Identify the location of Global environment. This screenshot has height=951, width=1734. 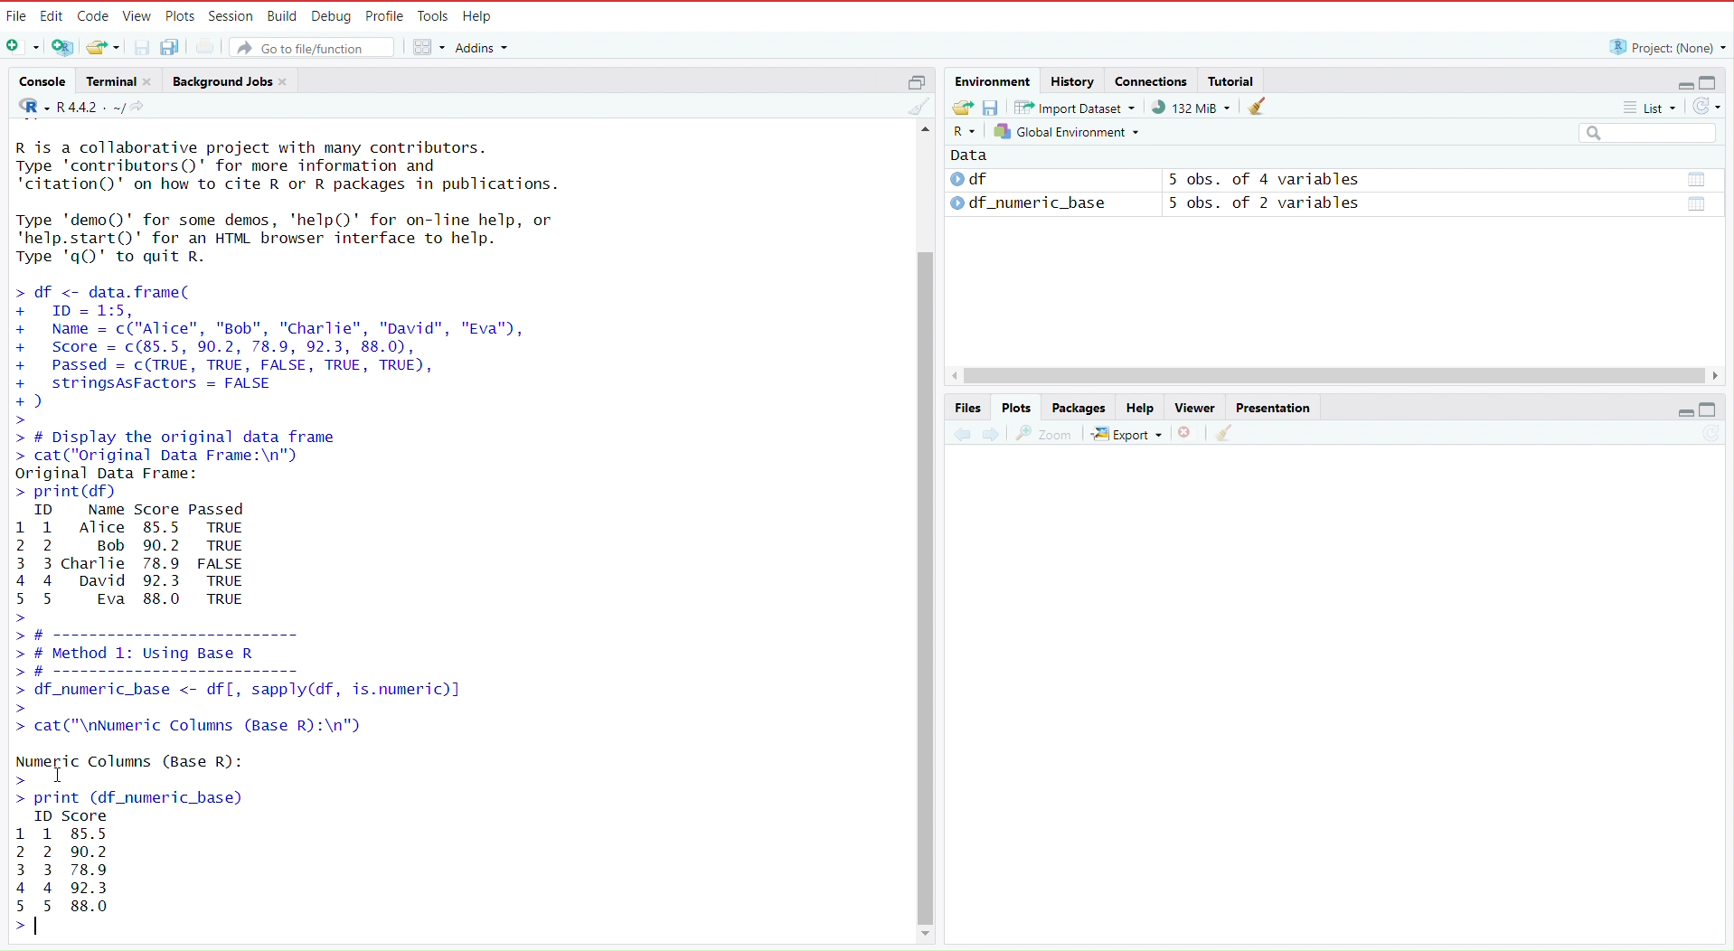
(1068, 133).